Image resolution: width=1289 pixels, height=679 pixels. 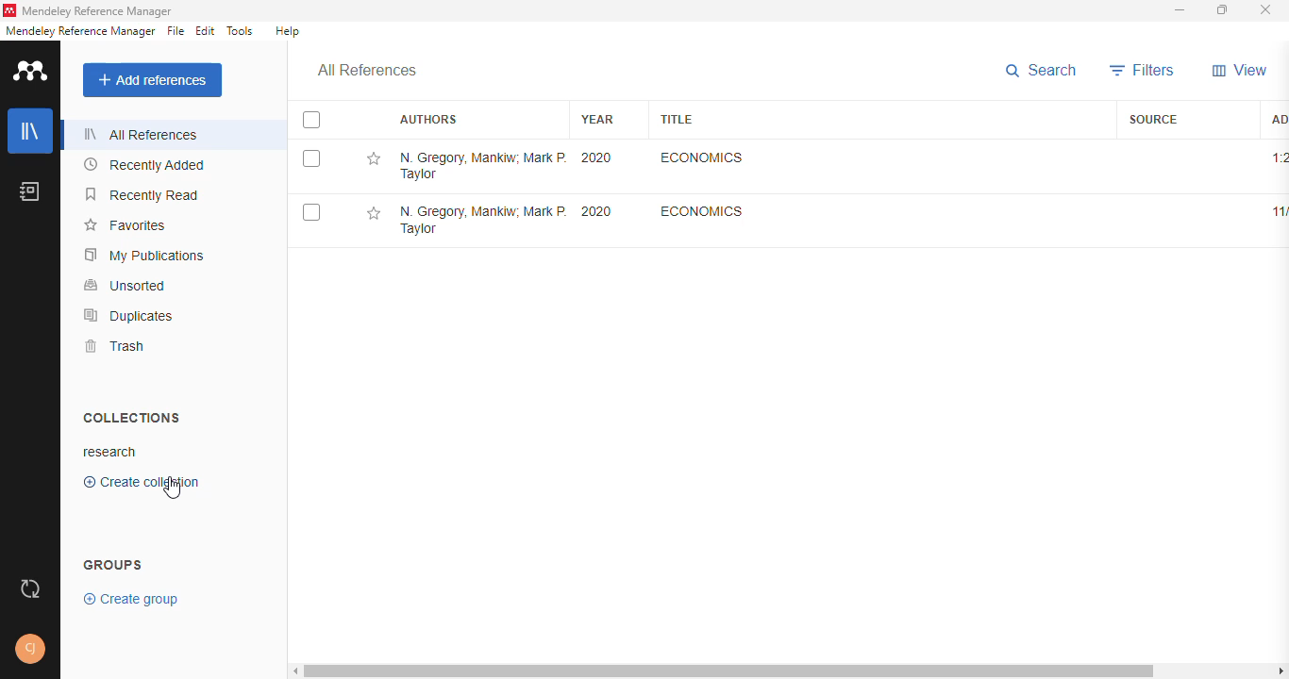 I want to click on close, so click(x=1266, y=9).